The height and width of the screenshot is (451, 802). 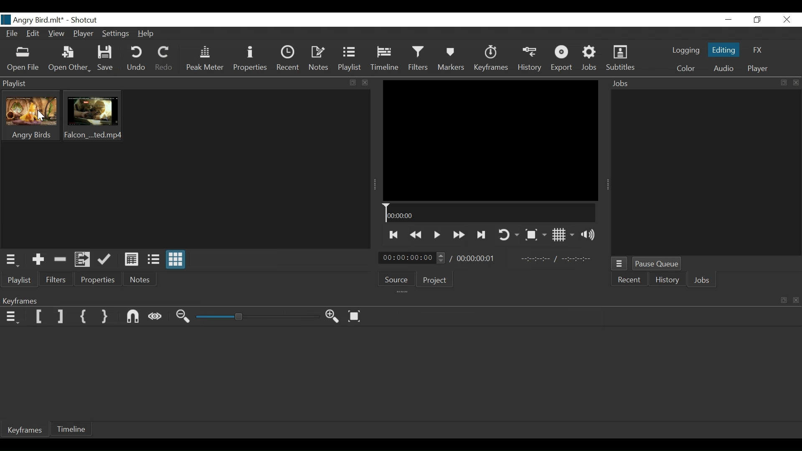 What do you see at coordinates (630, 281) in the screenshot?
I see `Recent` at bounding box center [630, 281].